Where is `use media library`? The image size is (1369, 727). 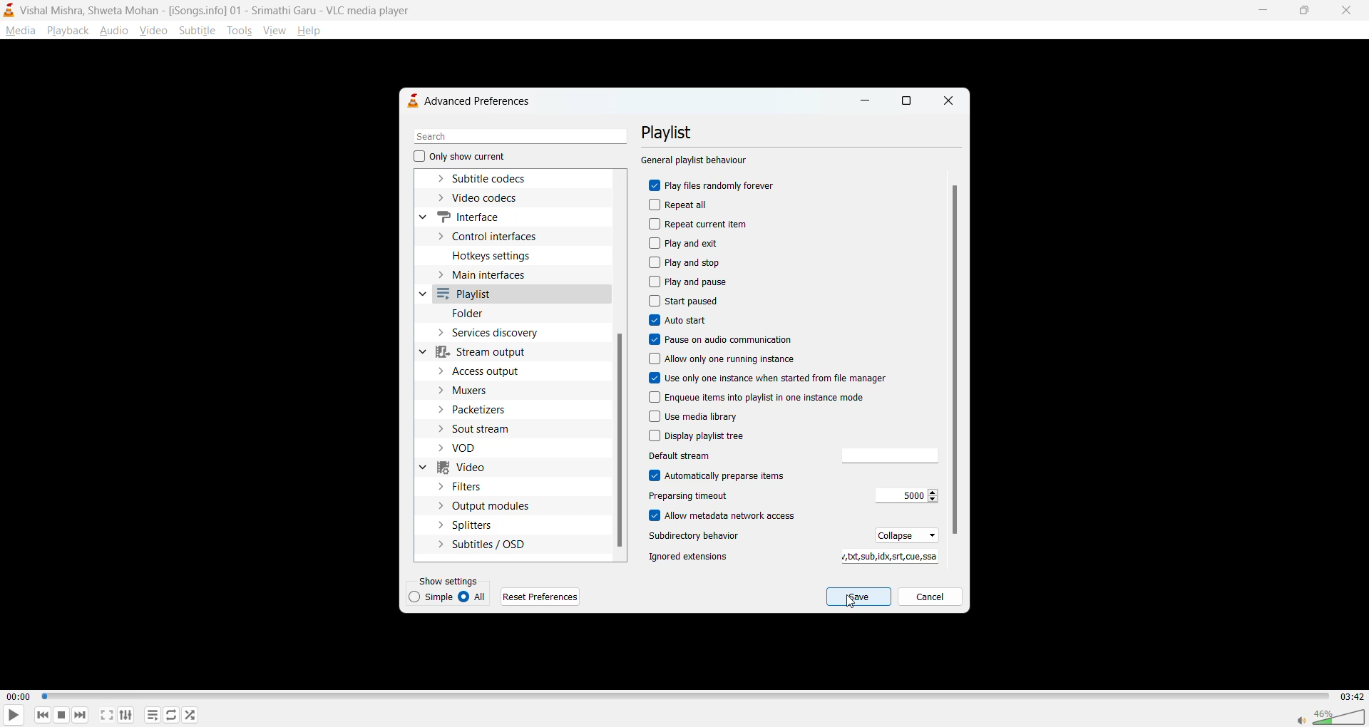
use media library is located at coordinates (694, 416).